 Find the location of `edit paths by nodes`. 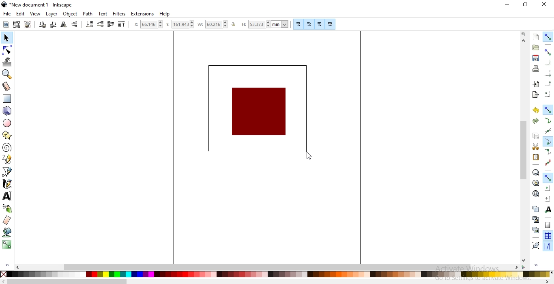

edit paths by nodes is located at coordinates (7, 49).